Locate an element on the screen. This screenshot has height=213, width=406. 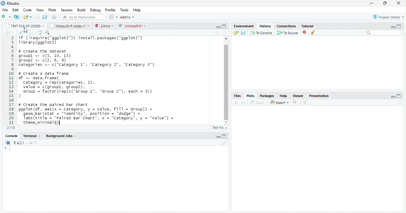
plots is located at coordinates (251, 96).